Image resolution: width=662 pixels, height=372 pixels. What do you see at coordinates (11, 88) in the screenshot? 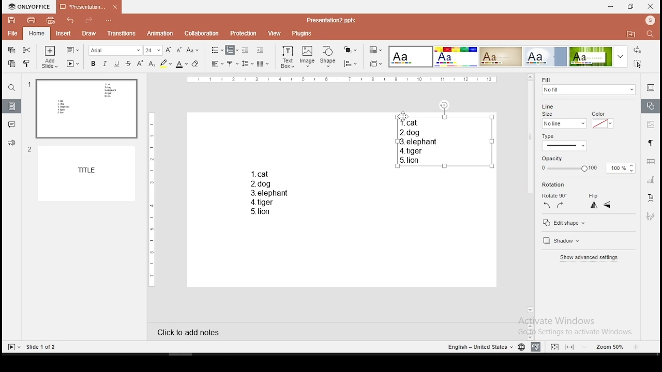
I see `find` at bounding box center [11, 88].